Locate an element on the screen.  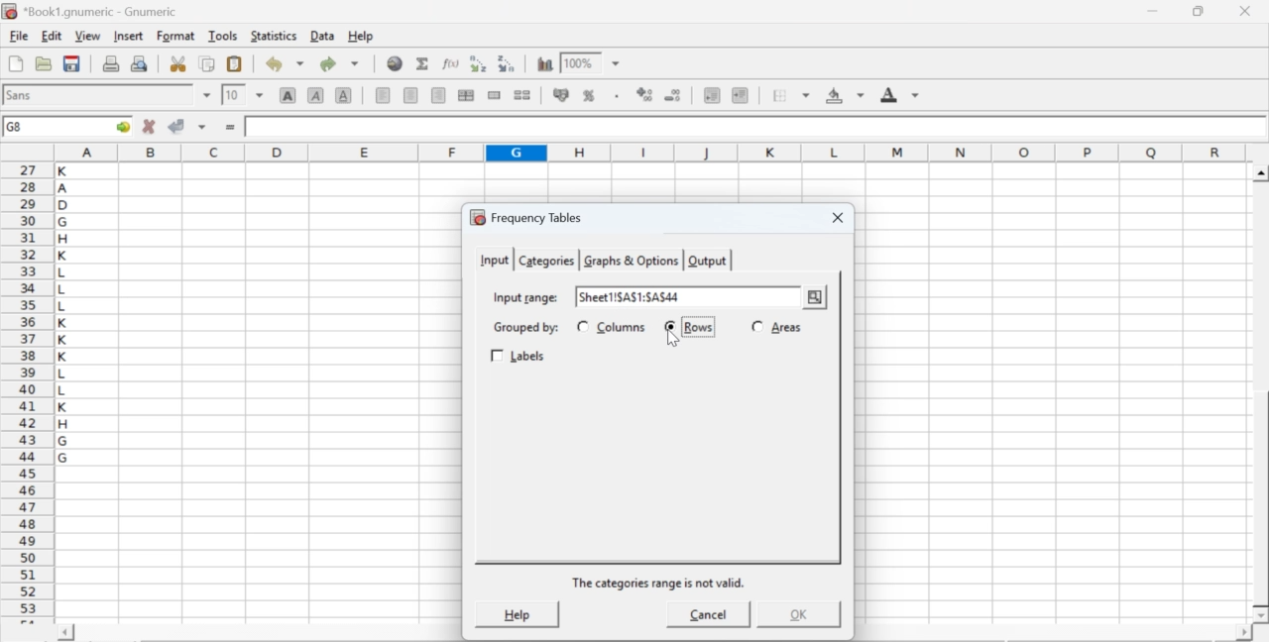
restore down is located at coordinates (1200, 12).